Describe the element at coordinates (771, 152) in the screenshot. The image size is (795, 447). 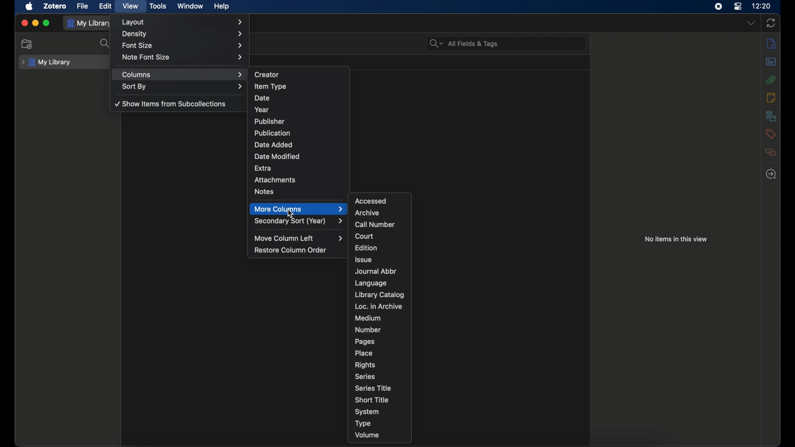
I see `relate` at that location.